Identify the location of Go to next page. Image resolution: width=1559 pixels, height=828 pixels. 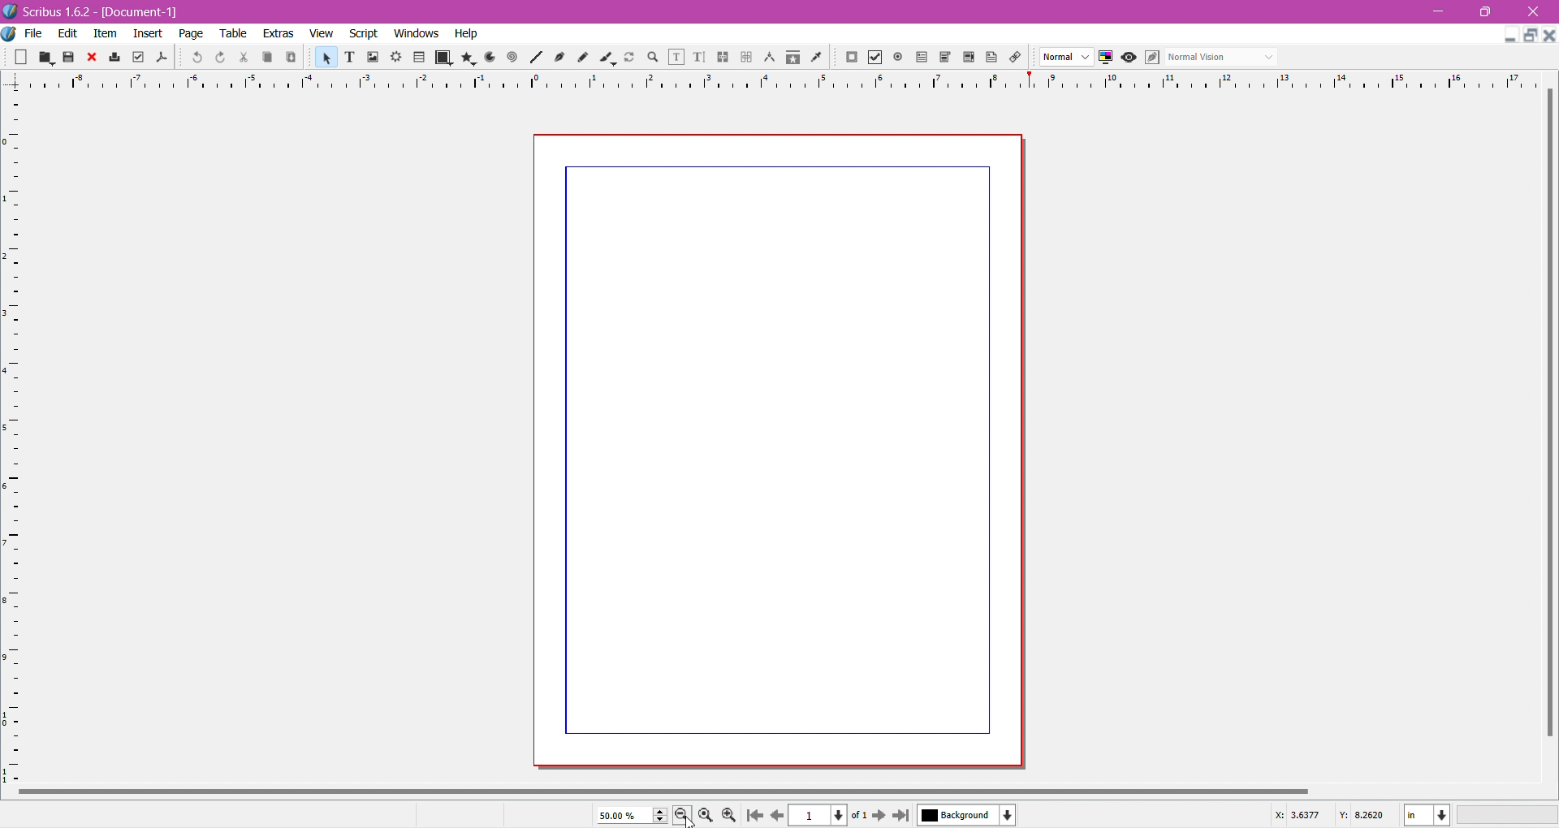
(879, 816).